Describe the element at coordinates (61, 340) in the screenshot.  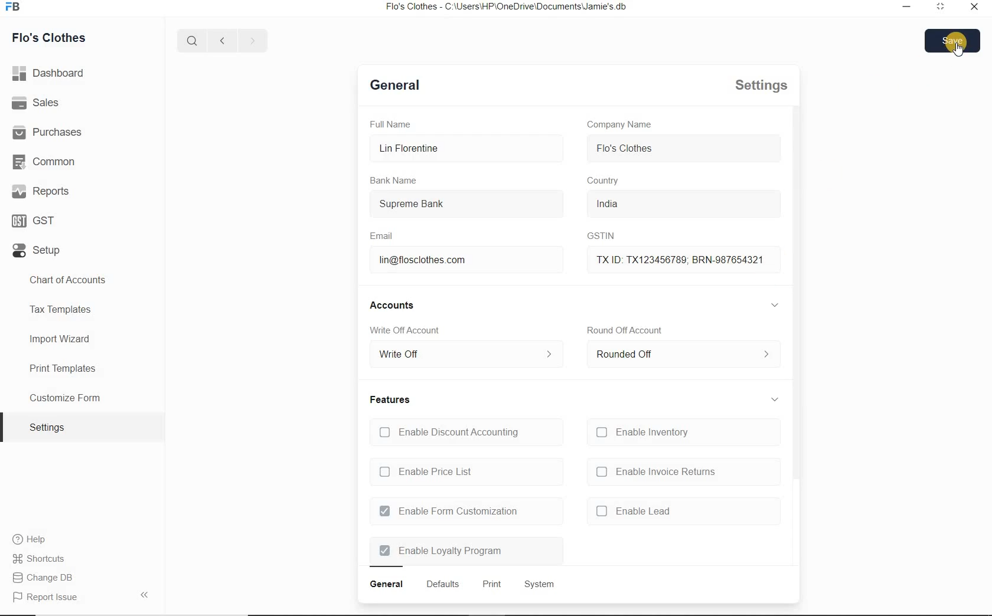
I see `Import Wizard` at that location.